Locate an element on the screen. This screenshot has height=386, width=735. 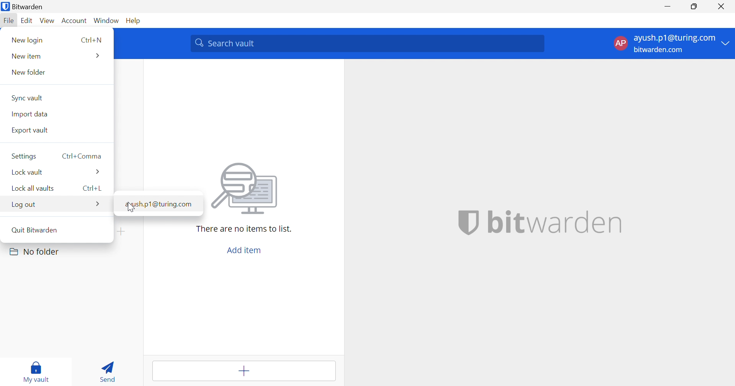
bitwarden is located at coordinates (556, 222).